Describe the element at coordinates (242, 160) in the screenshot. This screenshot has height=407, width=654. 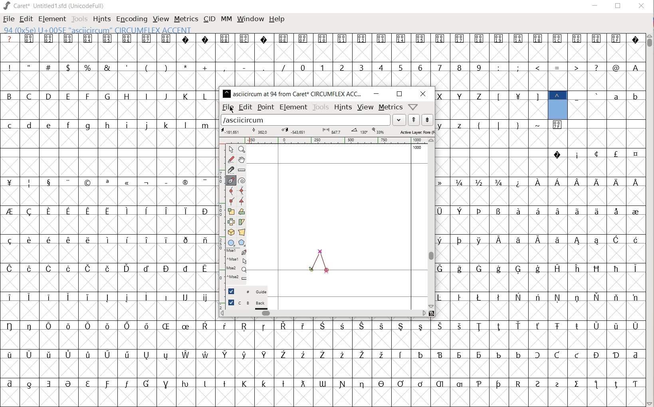
I see `scroll by hand` at that location.